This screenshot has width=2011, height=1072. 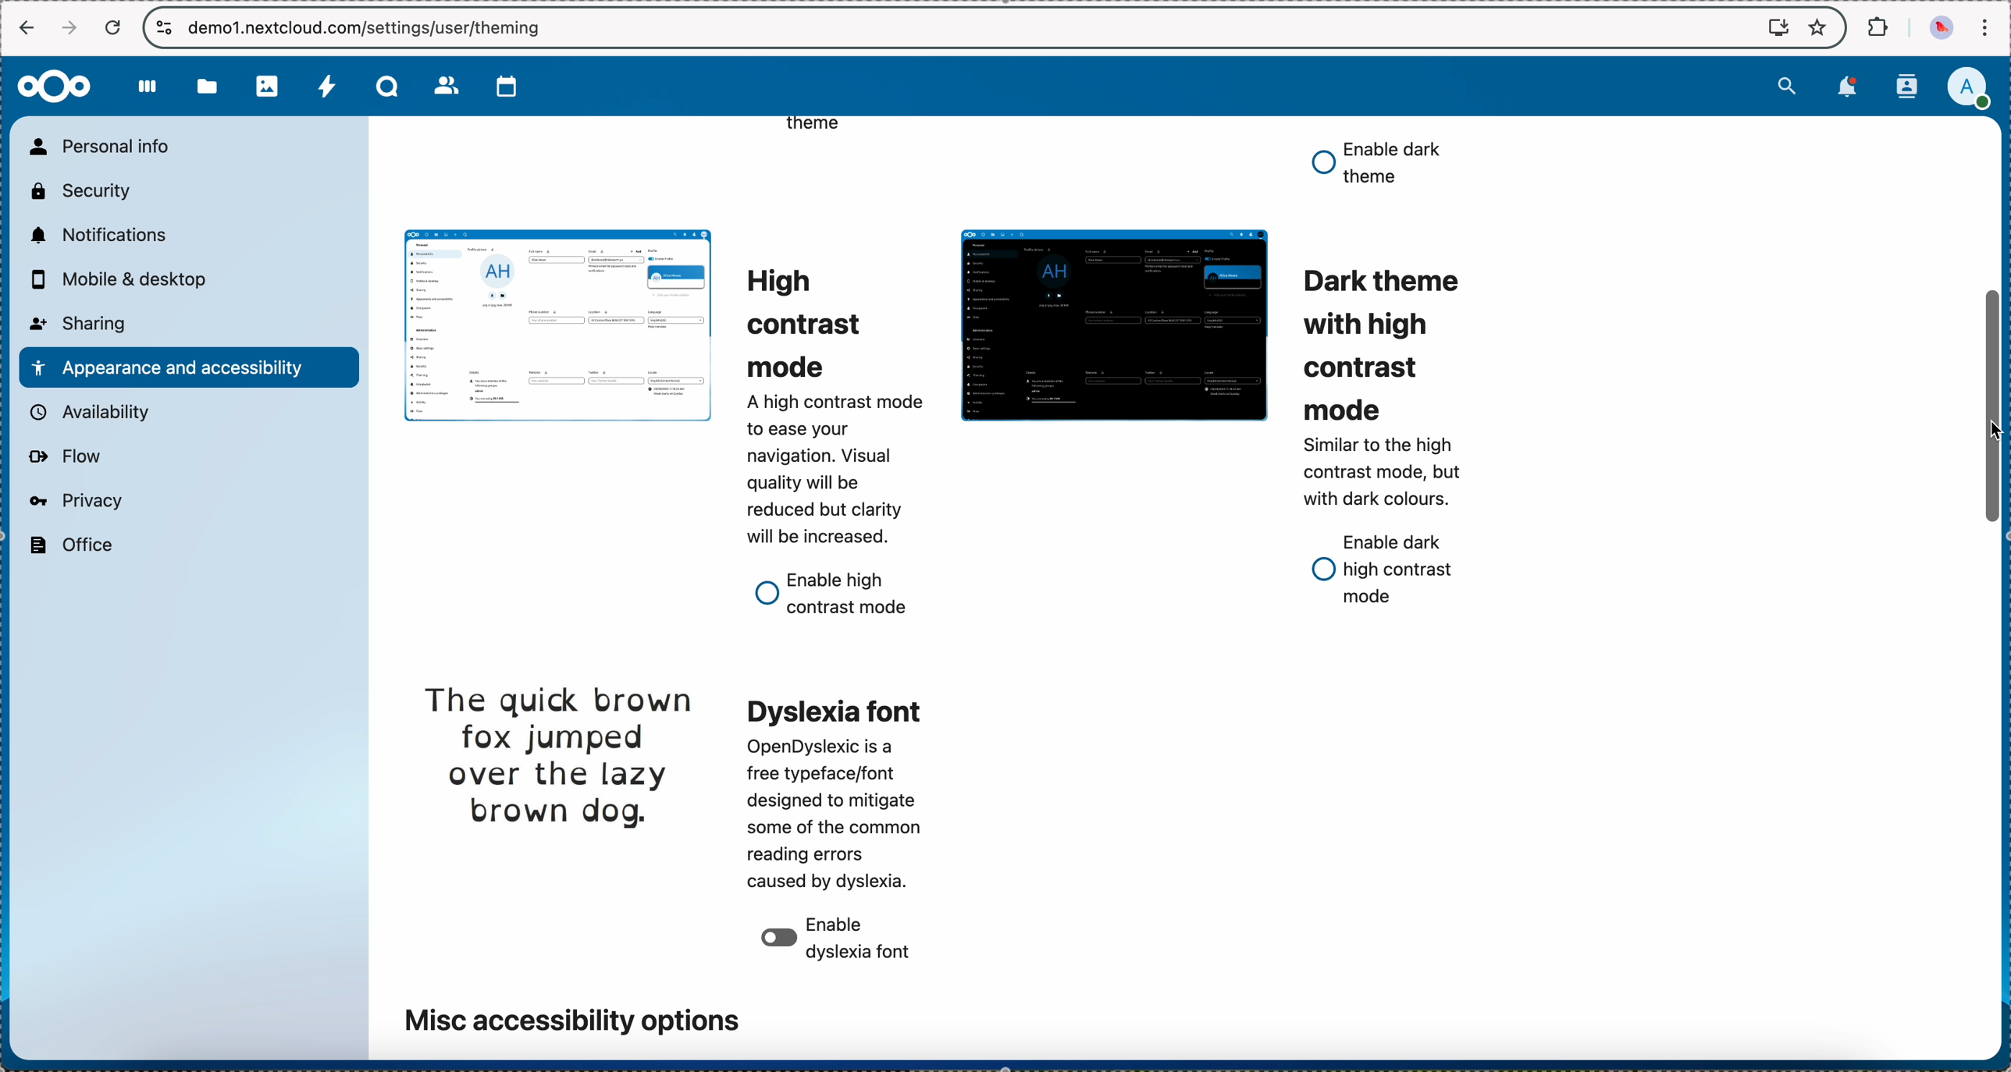 What do you see at coordinates (93, 411) in the screenshot?
I see `availability` at bounding box center [93, 411].